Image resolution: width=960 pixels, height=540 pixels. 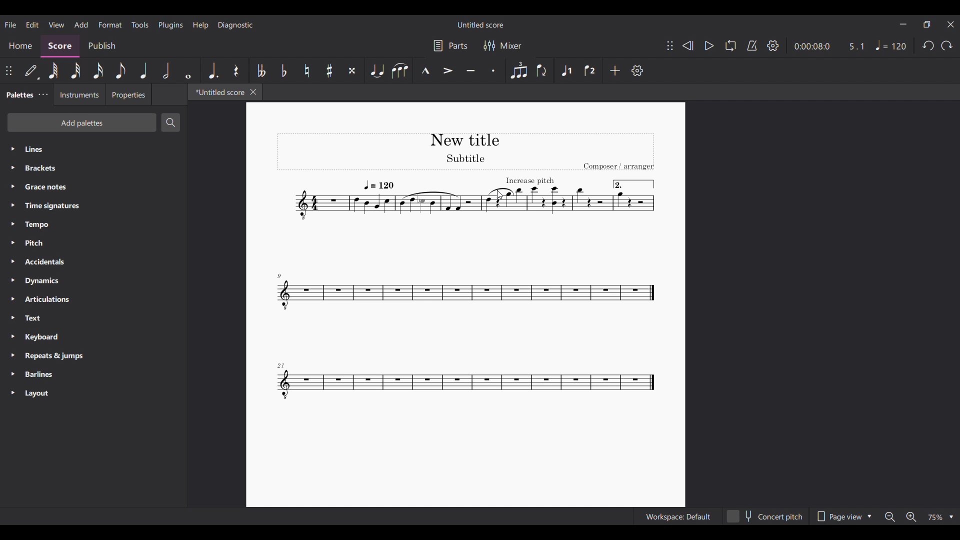 What do you see at coordinates (165, 70) in the screenshot?
I see `Half note` at bounding box center [165, 70].